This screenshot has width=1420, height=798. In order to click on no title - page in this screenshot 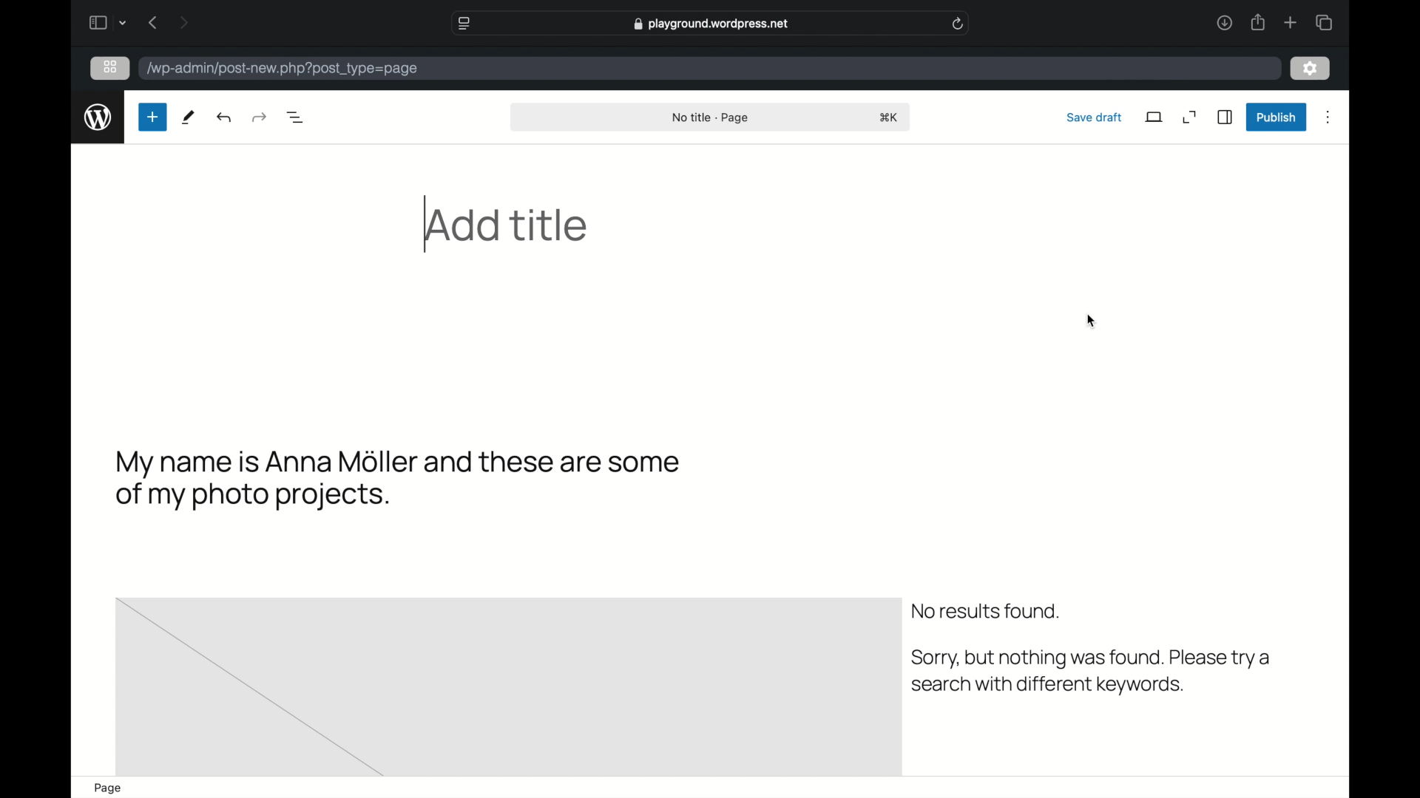, I will do `click(709, 118)`.